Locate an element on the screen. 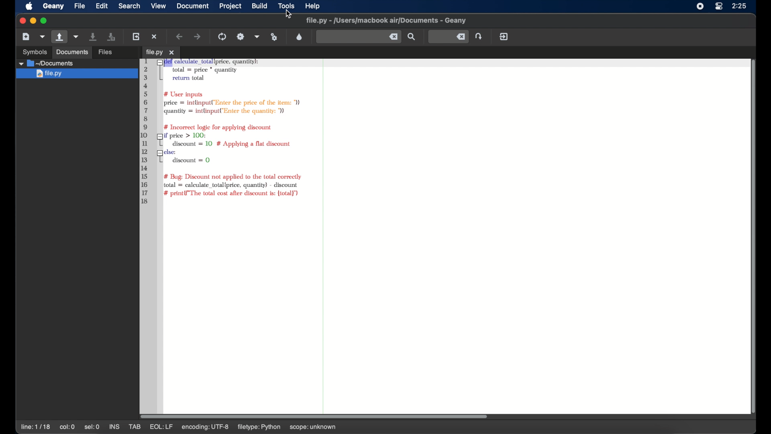 This screenshot has width=771, height=434. line: 17/18 is located at coordinates (37, 427).